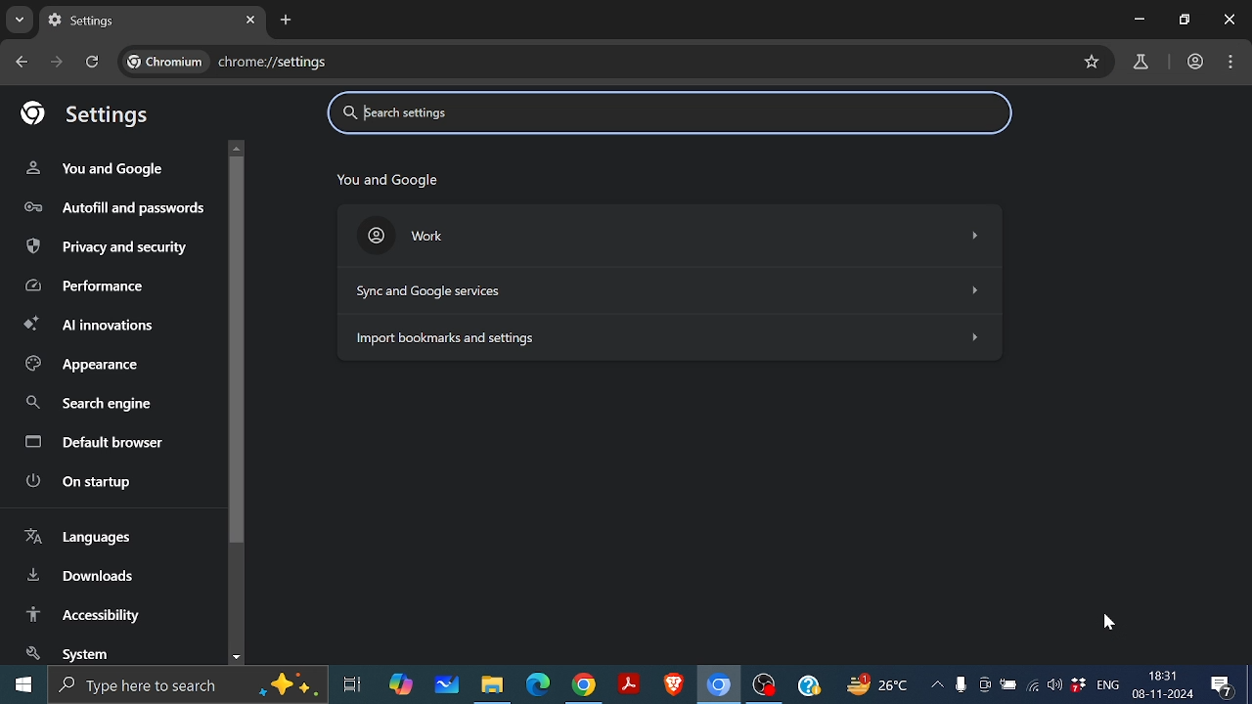 This screenshot has height=704, width=1252. What do you see at coordinates (666, 237) in the screenshot?
I see `Work` at bounding box center [666, 237].